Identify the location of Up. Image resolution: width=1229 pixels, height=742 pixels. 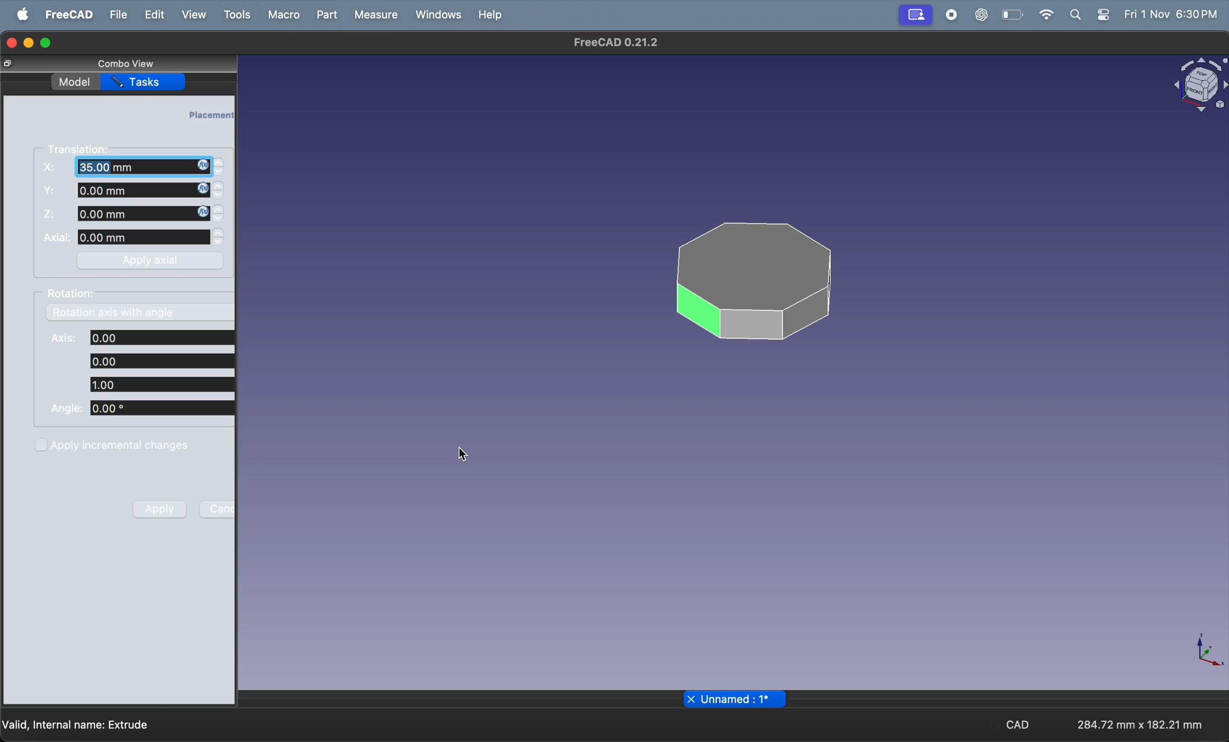
(218, 162).